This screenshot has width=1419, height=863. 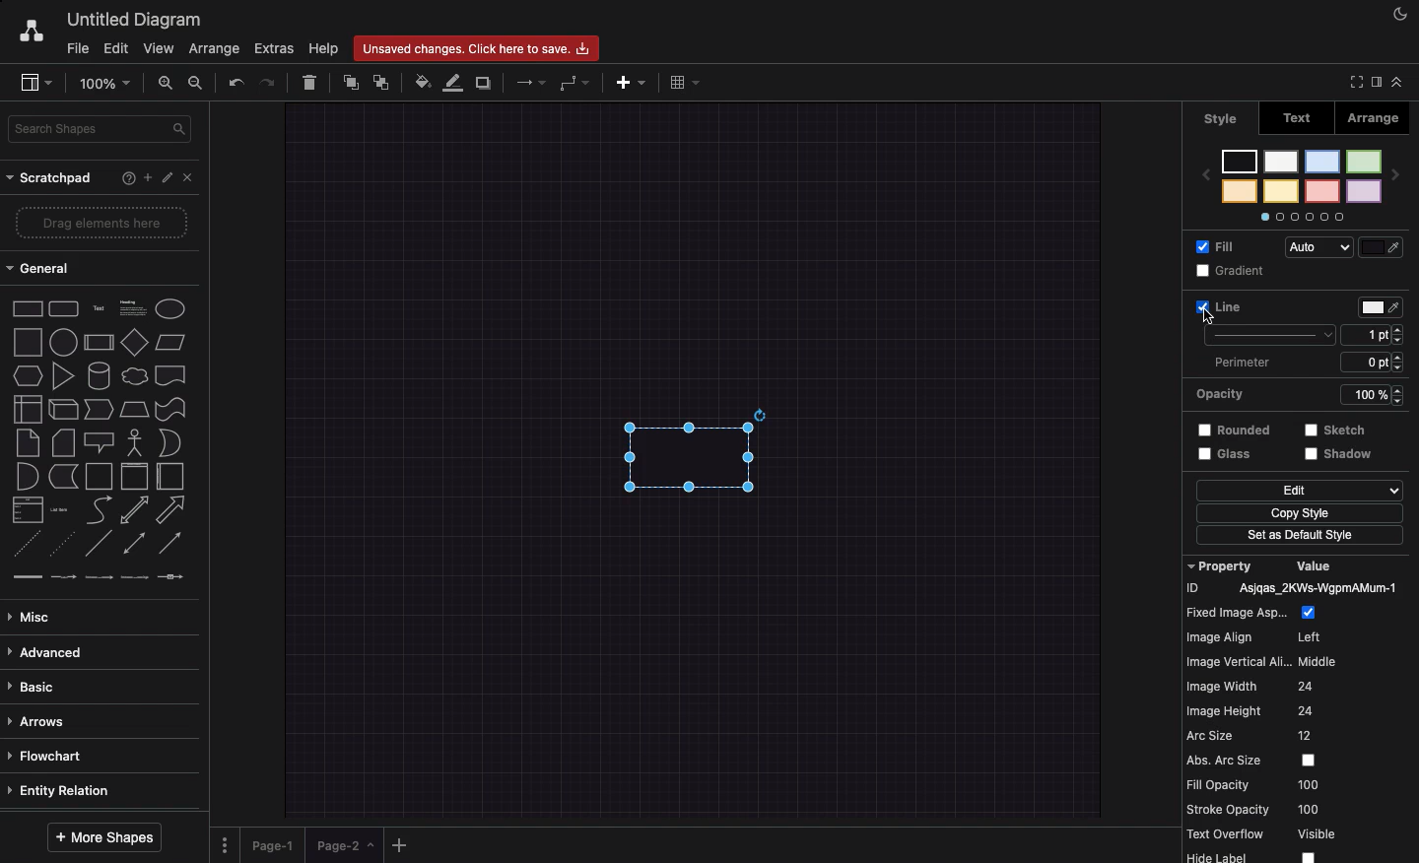 What do you see at coordinates (688, 451) in the screenshot?
I see `Added rectangle` at bounding box center [688, 451].